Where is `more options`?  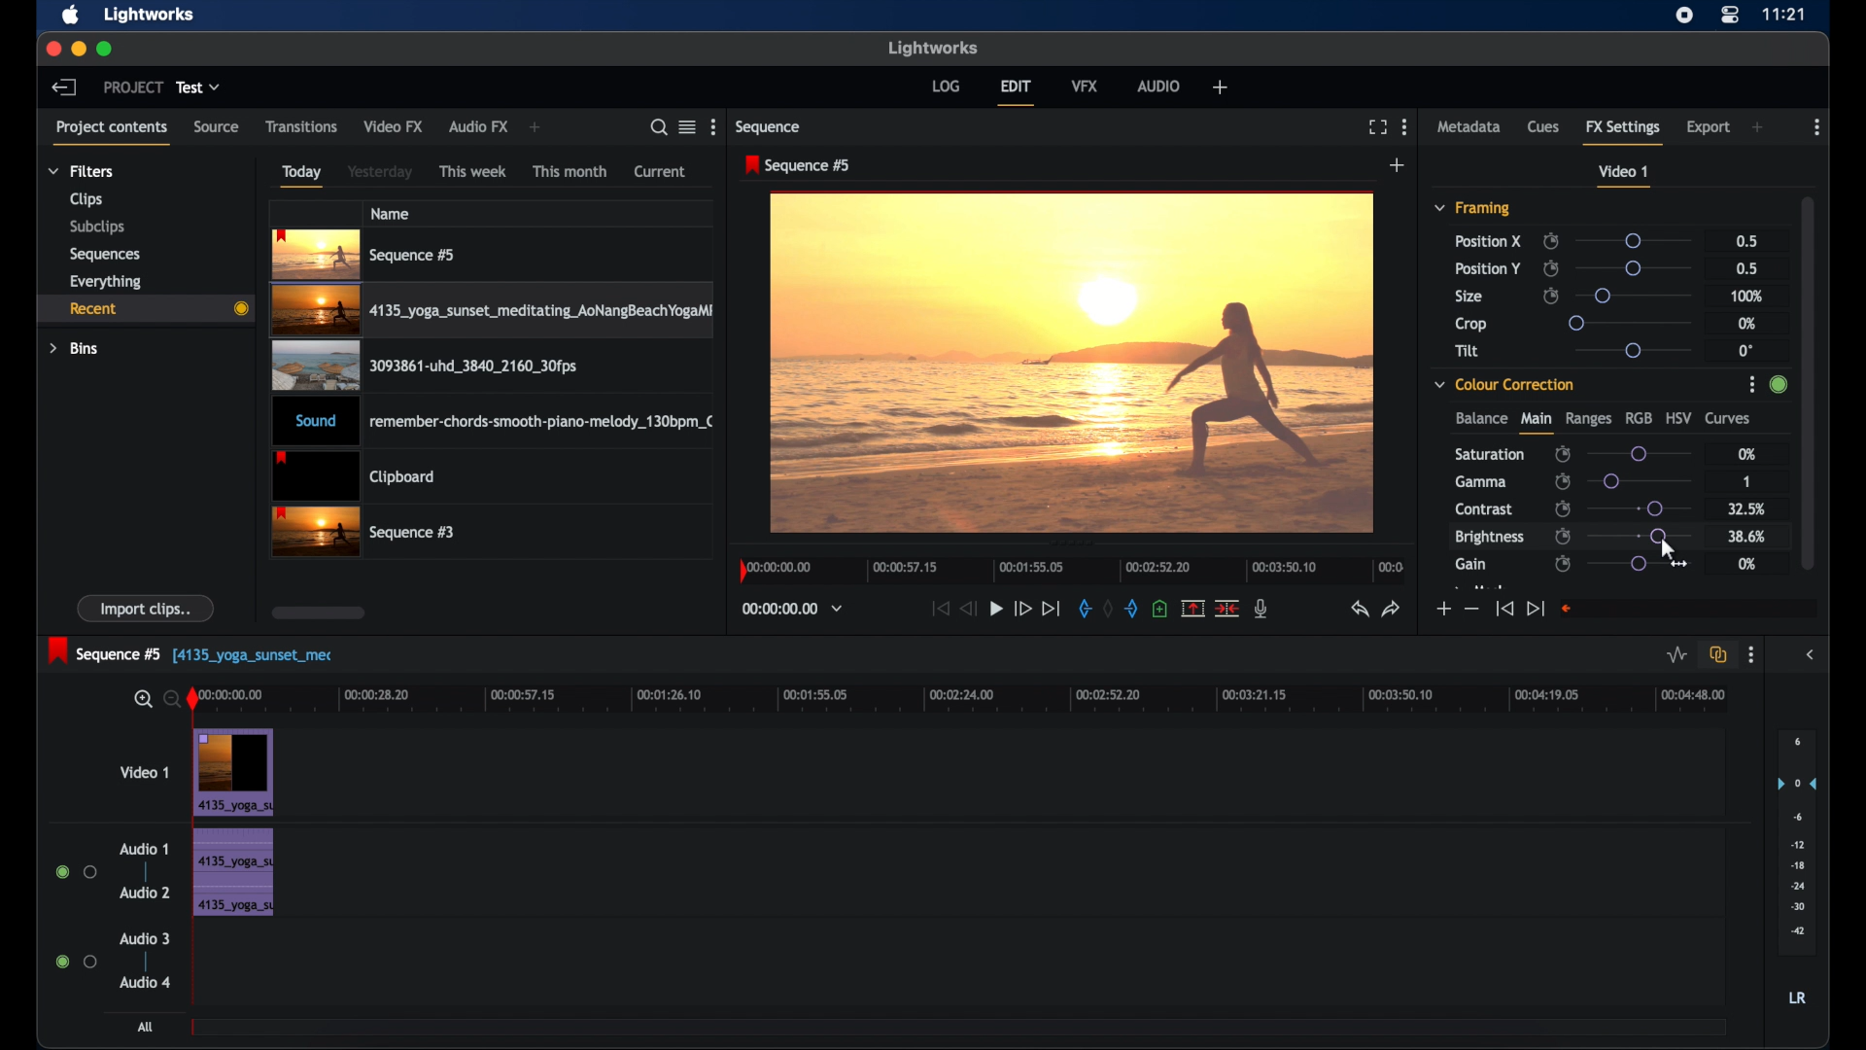 more options is located at coordinates (1817, 127).